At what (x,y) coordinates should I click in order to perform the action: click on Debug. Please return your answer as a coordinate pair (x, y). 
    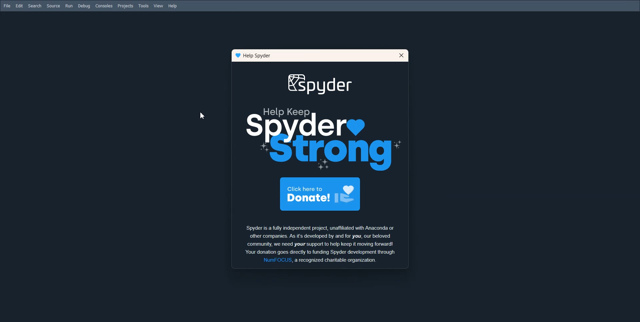
    Looking at the image, I should click on (84, 6).